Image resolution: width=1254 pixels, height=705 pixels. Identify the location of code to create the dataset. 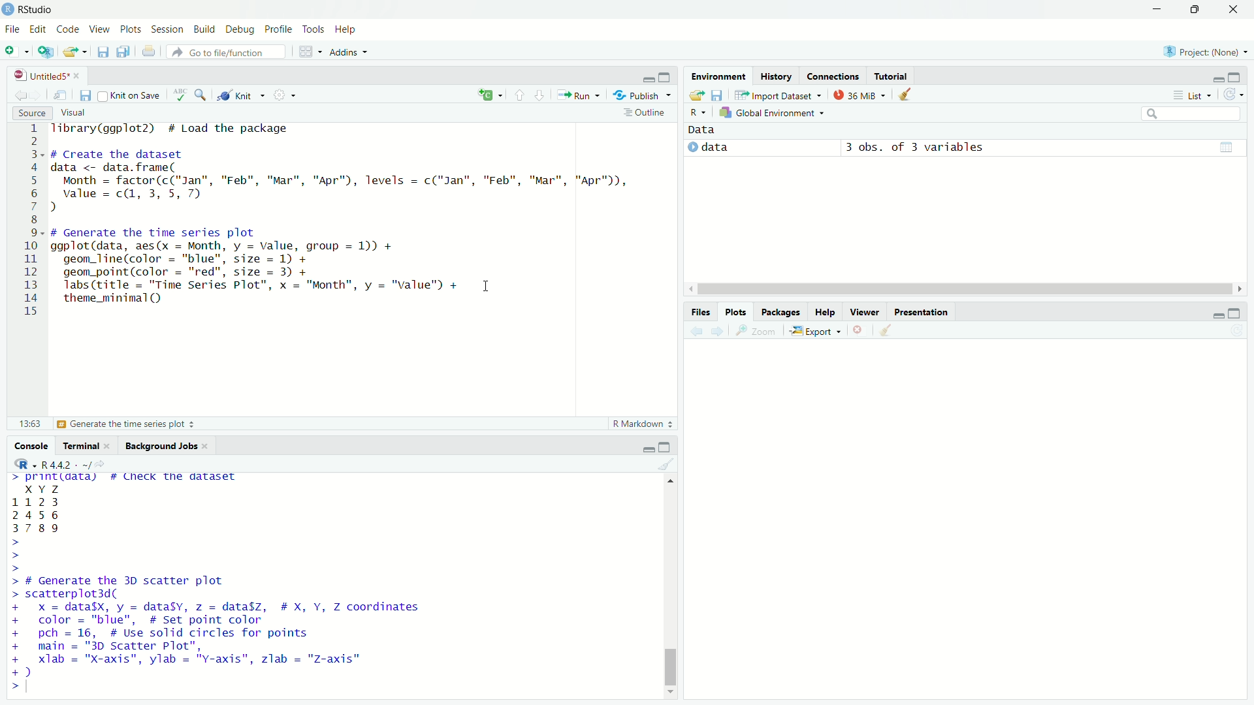
(344, 181).